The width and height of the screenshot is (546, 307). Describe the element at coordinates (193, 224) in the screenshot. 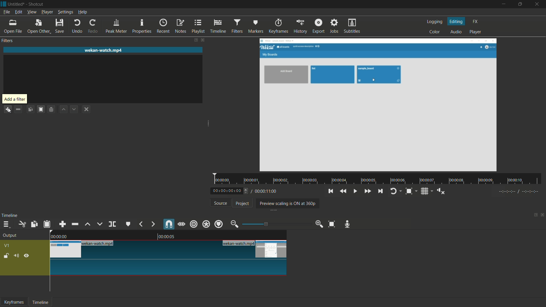

I see `ripple` at that location.